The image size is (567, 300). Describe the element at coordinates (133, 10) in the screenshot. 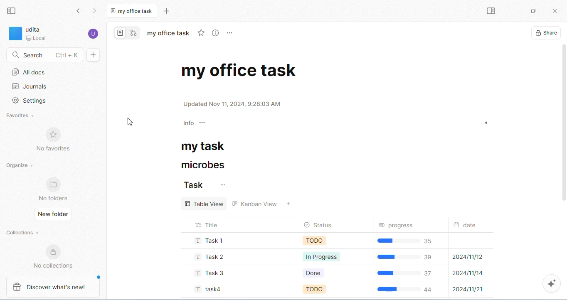

I see `tab name` at that location.